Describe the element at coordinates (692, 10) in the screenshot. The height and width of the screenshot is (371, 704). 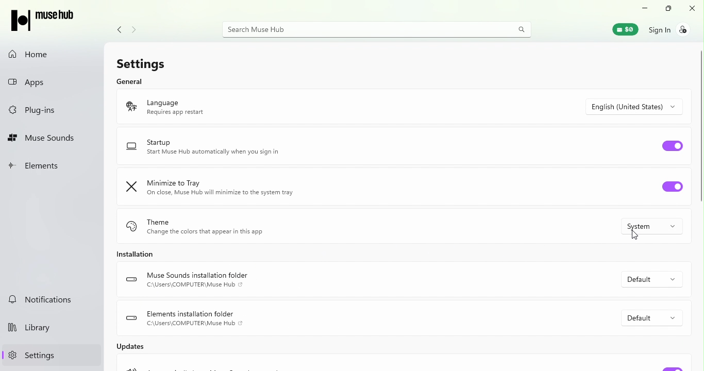
I see `Close` at that location.